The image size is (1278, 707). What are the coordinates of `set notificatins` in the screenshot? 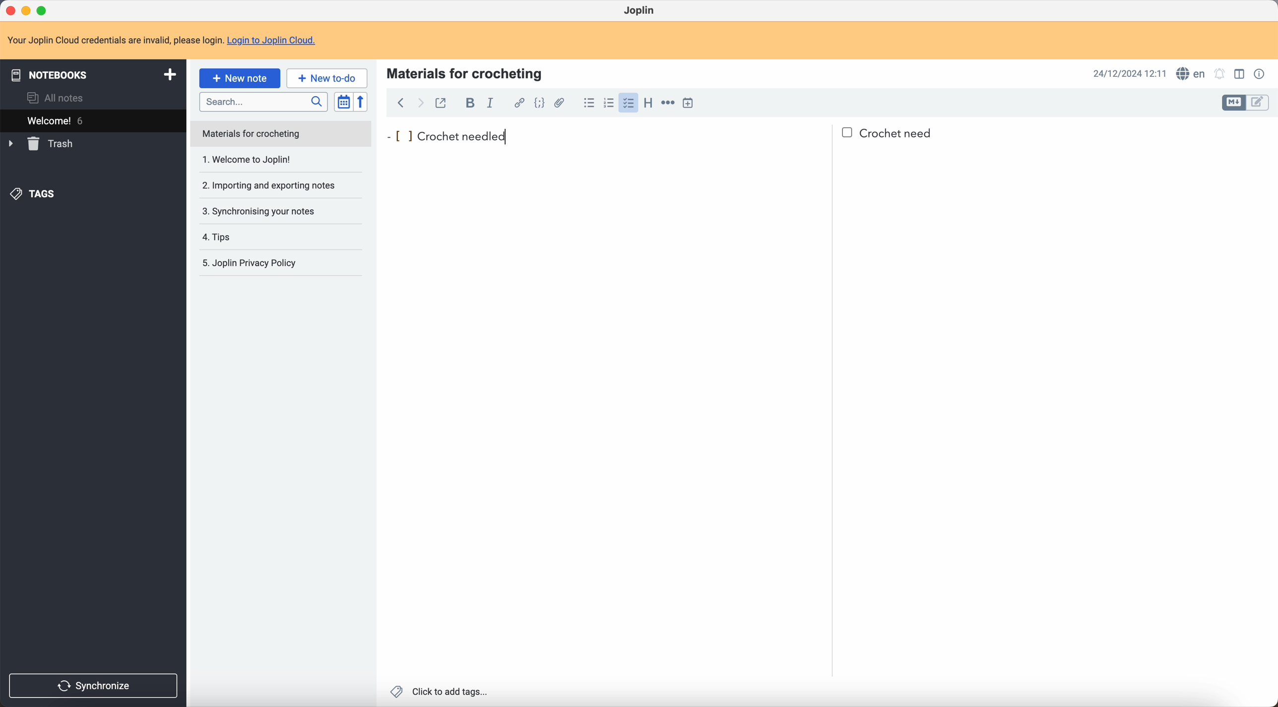 It's located at (1220, 75).